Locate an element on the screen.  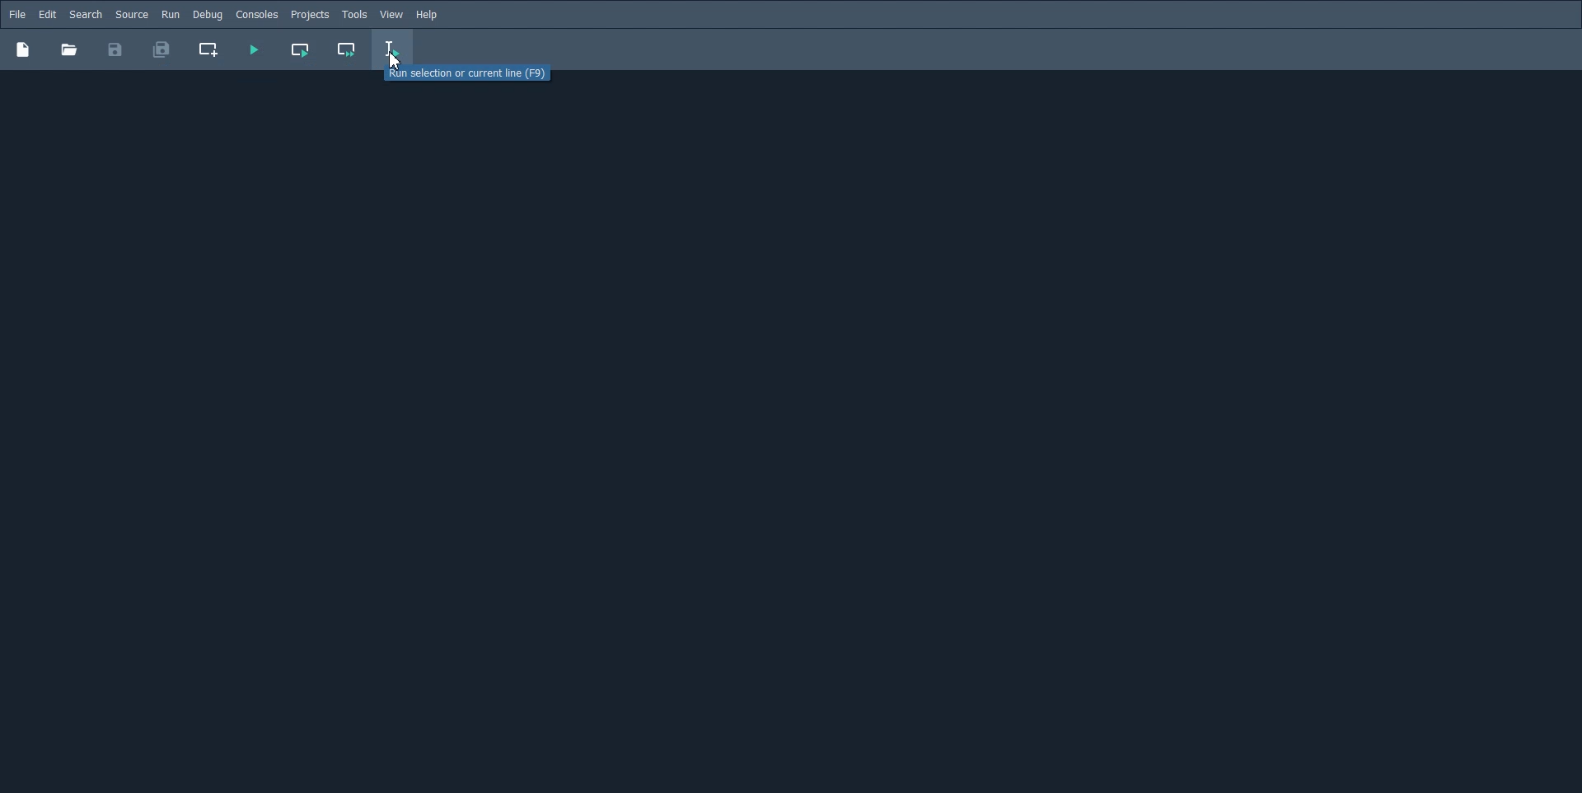
Save All File is located at coordinates (160, 49).